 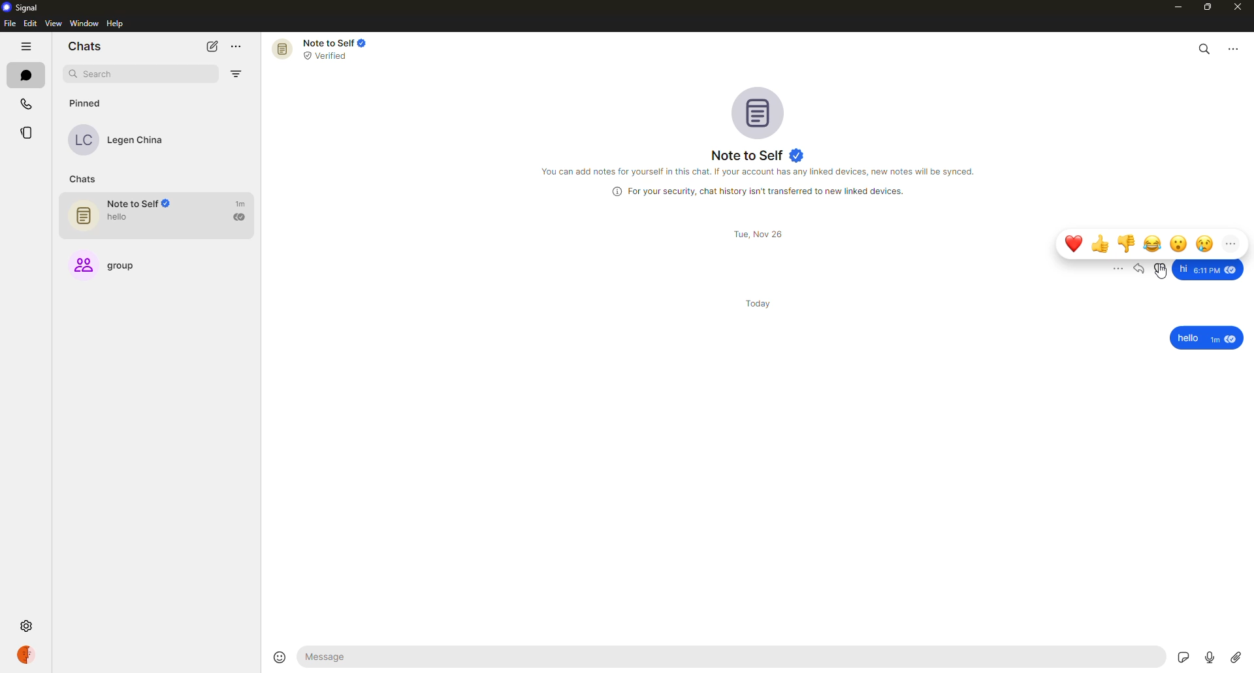 What do you see at coordinates (111, 261) in the screenshot?
I see `group` at bounding box center [111, 261].